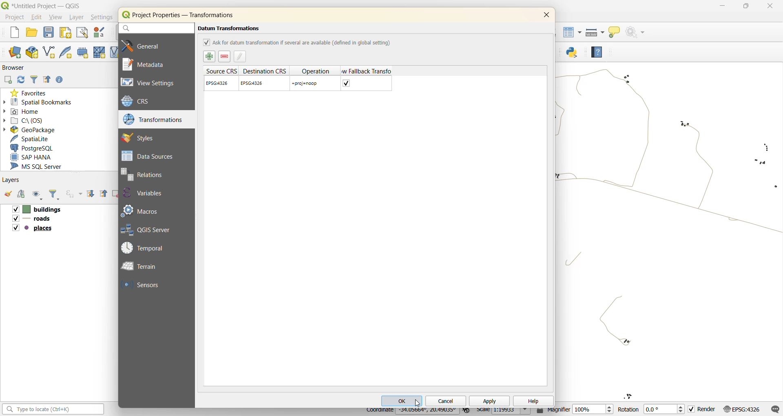 This screenshot has height=416, width=783. Describe the element at coordinates (154, 119) in the screenshot. I see `transformations` at that location.